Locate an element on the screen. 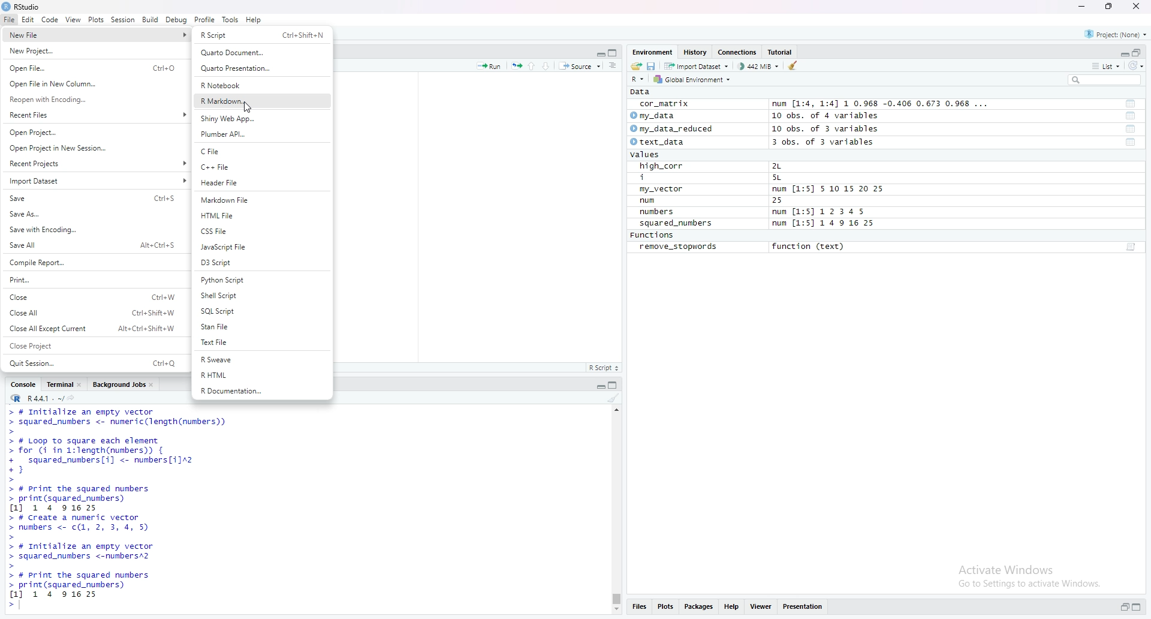 The image size is (1151, 619). i is located at coordinates (658, 176).